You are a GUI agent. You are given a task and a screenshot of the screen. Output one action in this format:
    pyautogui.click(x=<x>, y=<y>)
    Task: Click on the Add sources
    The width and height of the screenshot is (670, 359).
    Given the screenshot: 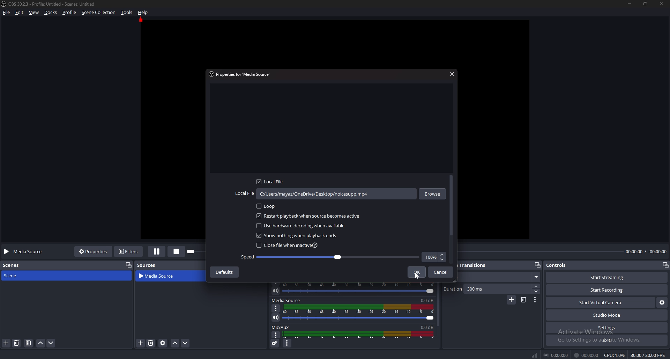 What is the action you would take?
    pyautogui.click(x=140, y=343)
    